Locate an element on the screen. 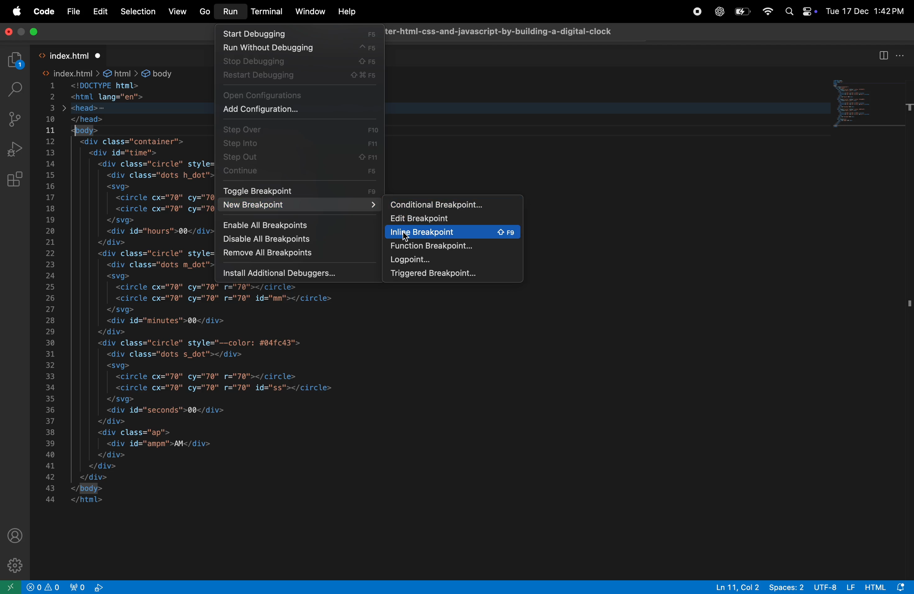  open configuration is located at coordinates (300, 94).